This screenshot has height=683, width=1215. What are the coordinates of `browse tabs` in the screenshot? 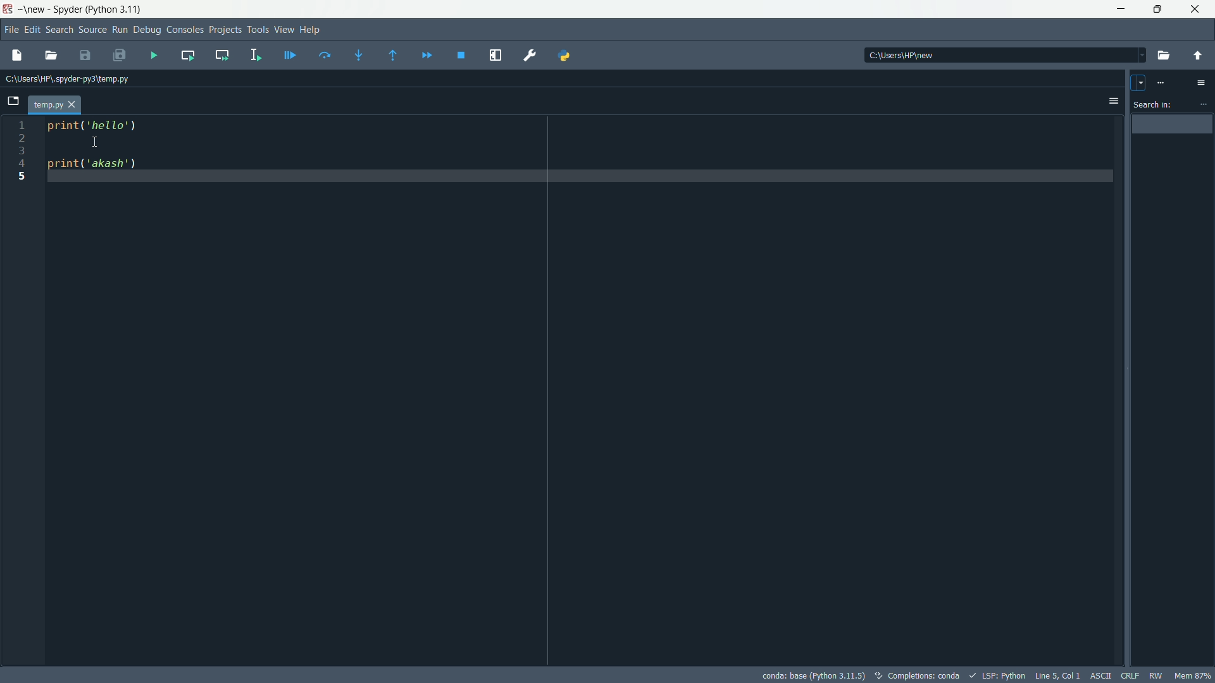 It's located at (12, 100).